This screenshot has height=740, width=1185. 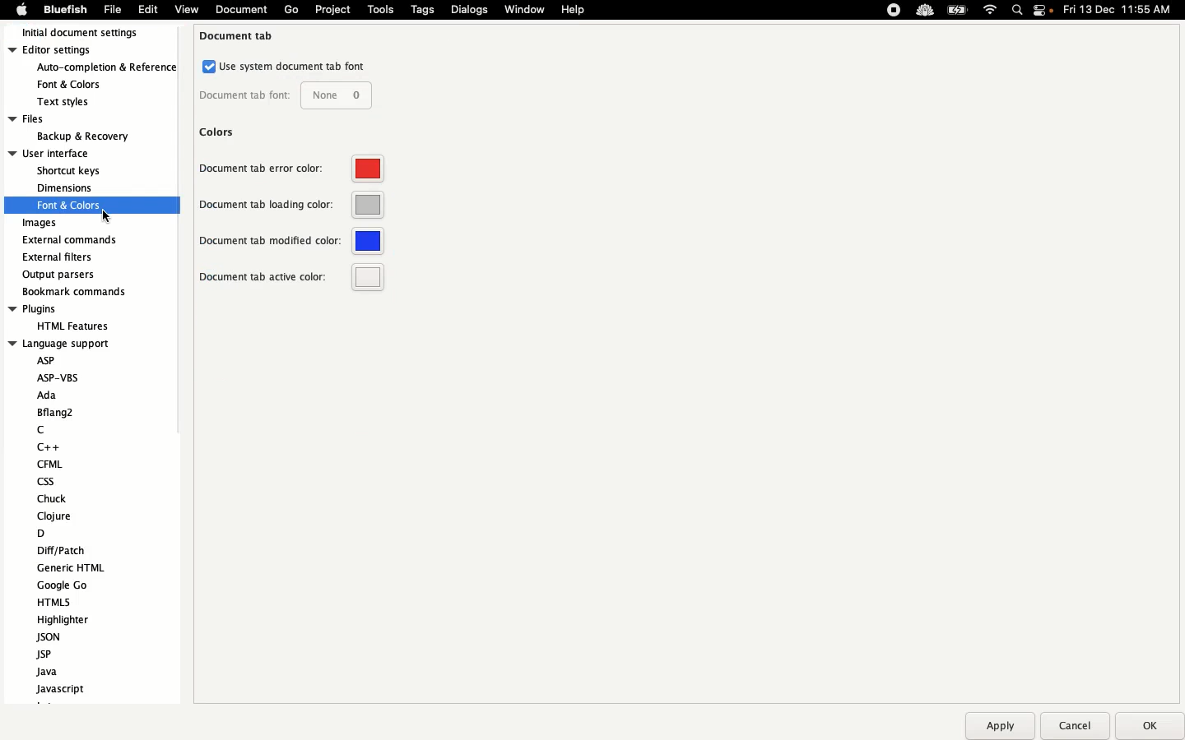 I want to click on Initial document settings, so click(x=87, y=34).